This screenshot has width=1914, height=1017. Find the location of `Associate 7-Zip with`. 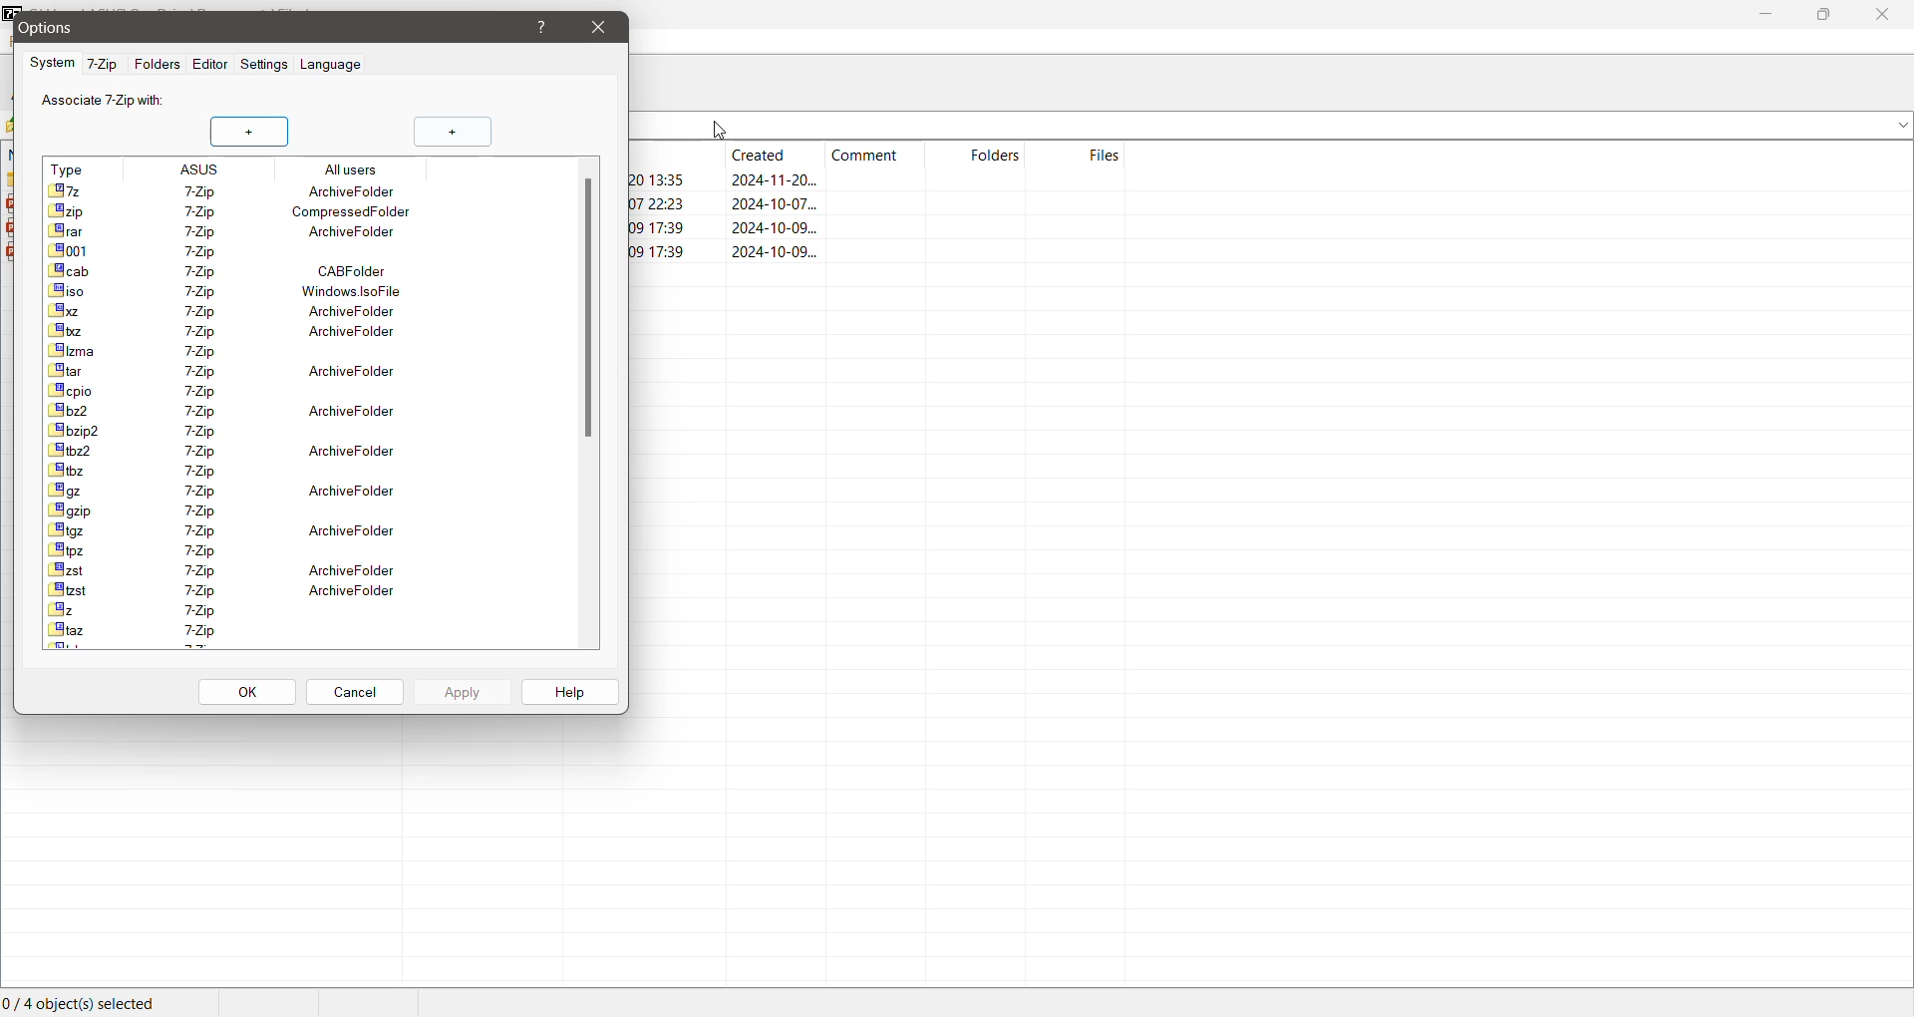

Associate 7-Zip with is located at coordinates (105, 100).